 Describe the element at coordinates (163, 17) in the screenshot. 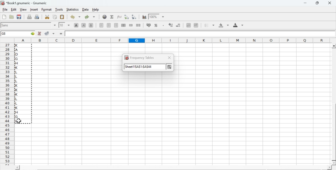

I see `drop down` at that location.